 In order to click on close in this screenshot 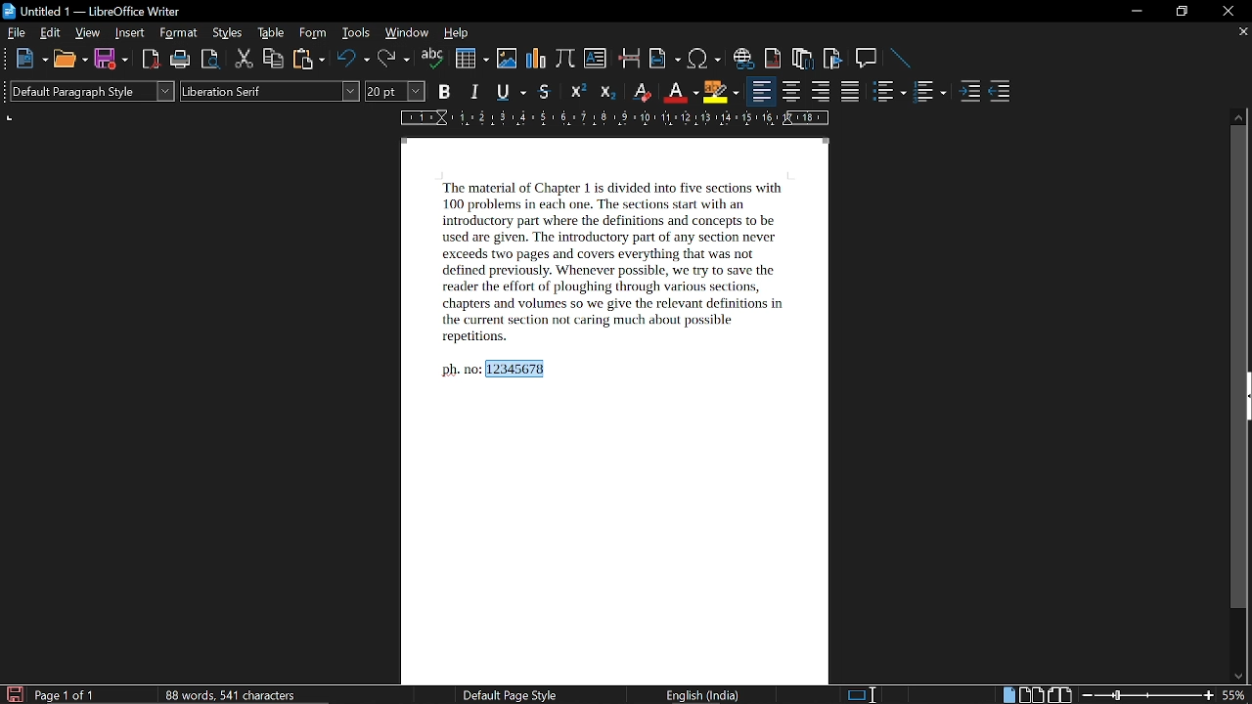, I will do `click(1230, 11)`.